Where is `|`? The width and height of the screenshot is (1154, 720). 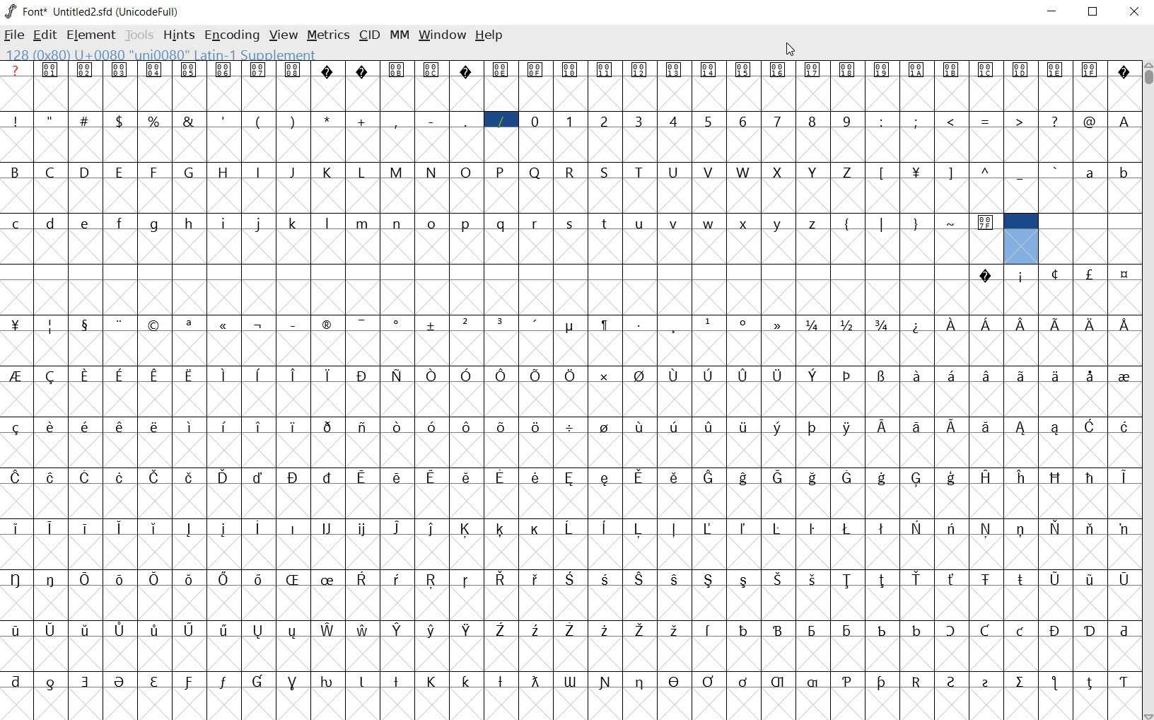 | is located at coordinates (884, 223).